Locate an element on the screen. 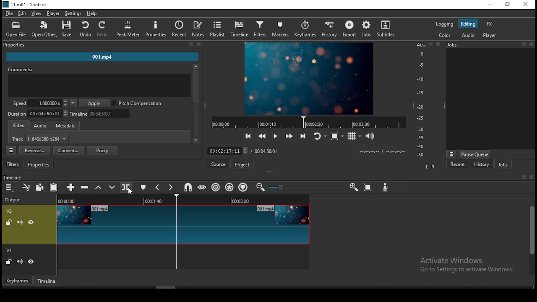  scroll bar is located at coordinates (531, 239).